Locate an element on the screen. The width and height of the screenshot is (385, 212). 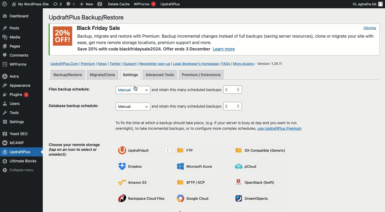
Backup, migrate and restore with Premium. Backup incremental changes instead of full backups (saving server resources), clone or migrate your site withease, get more remote storage locations, premium support and more. Save 20% with code blackfridaysale2024. Offer ends 3 December Learn more is located at coordinates (227, 43).